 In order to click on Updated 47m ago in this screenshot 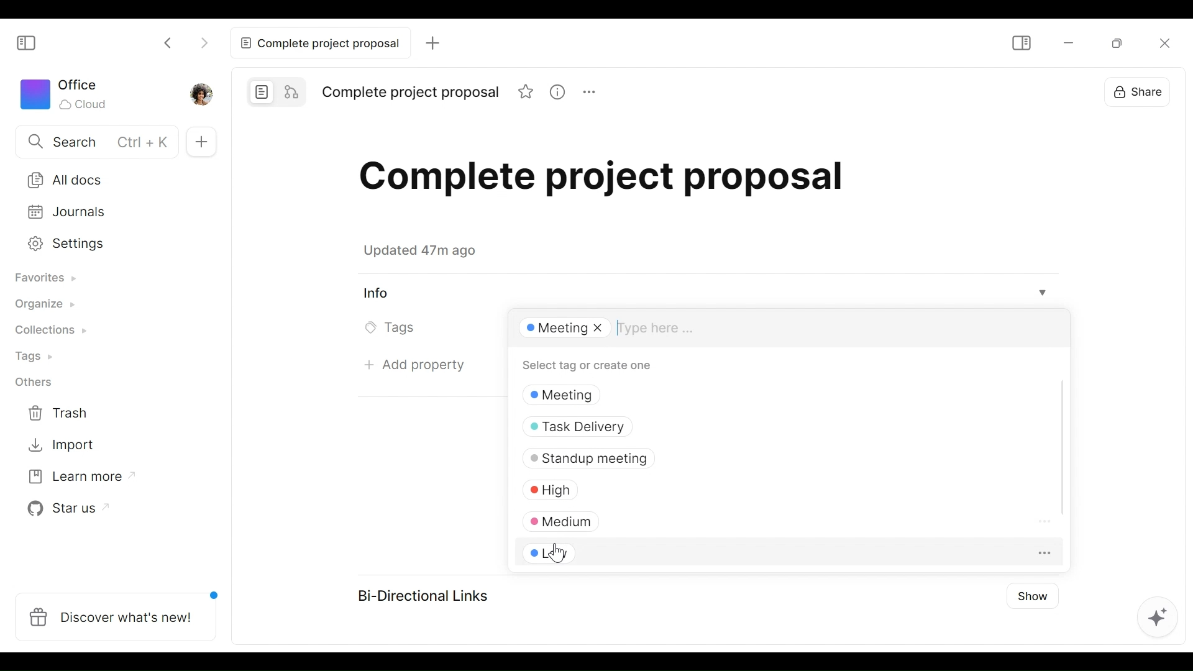, I will do `click(427, 253)`.